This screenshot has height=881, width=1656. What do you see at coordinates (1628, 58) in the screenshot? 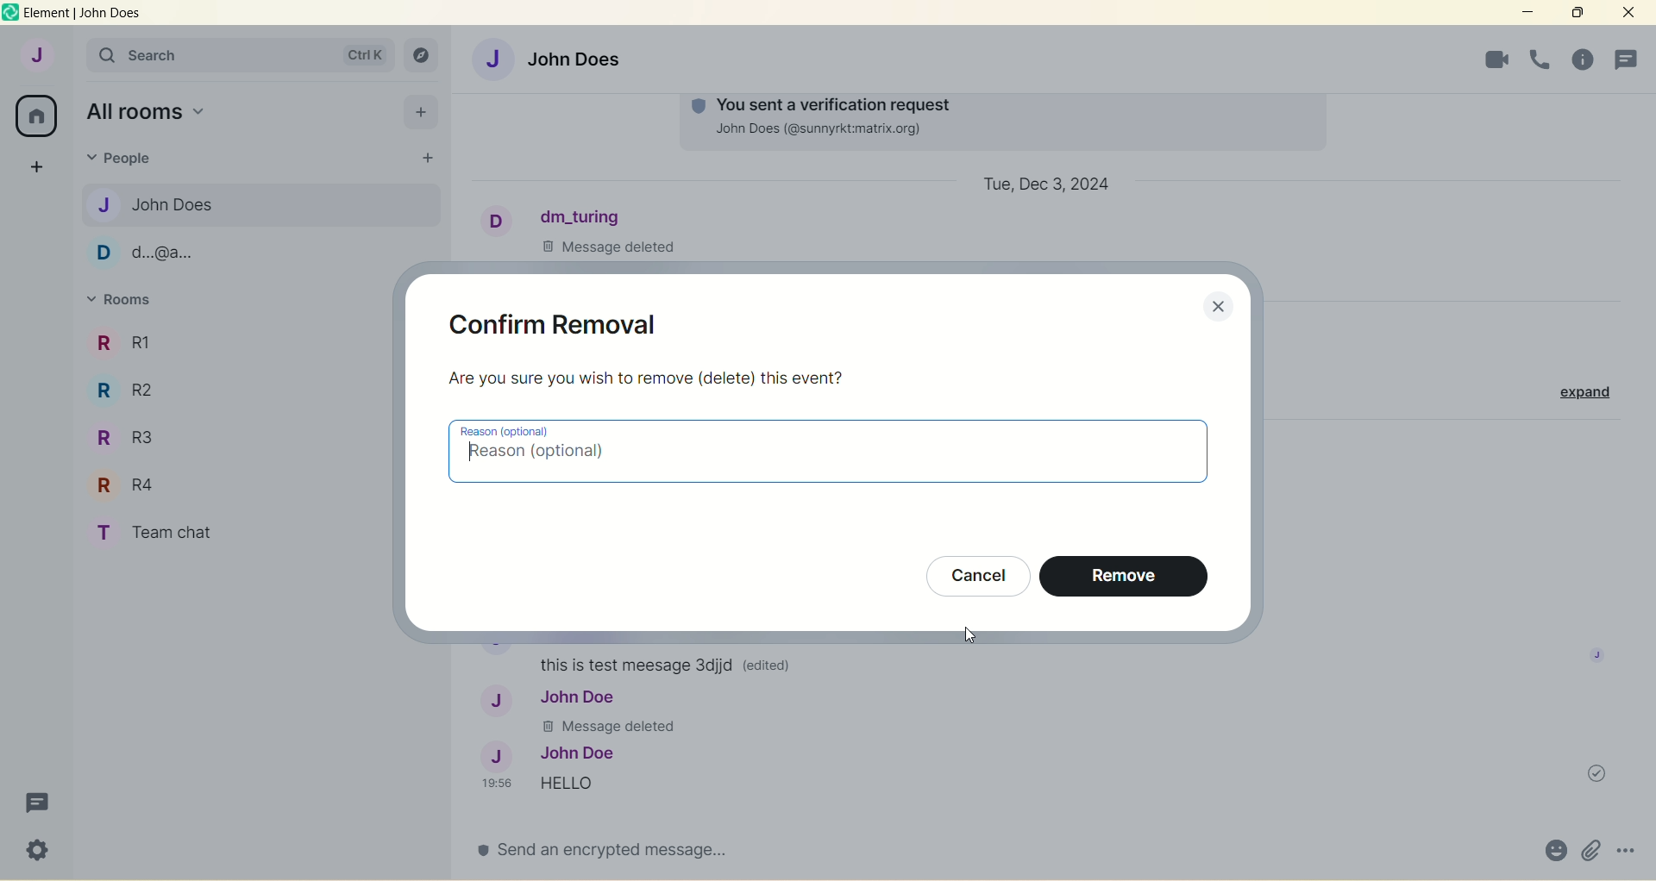
I see `people` at bounding box center [1628, 58].